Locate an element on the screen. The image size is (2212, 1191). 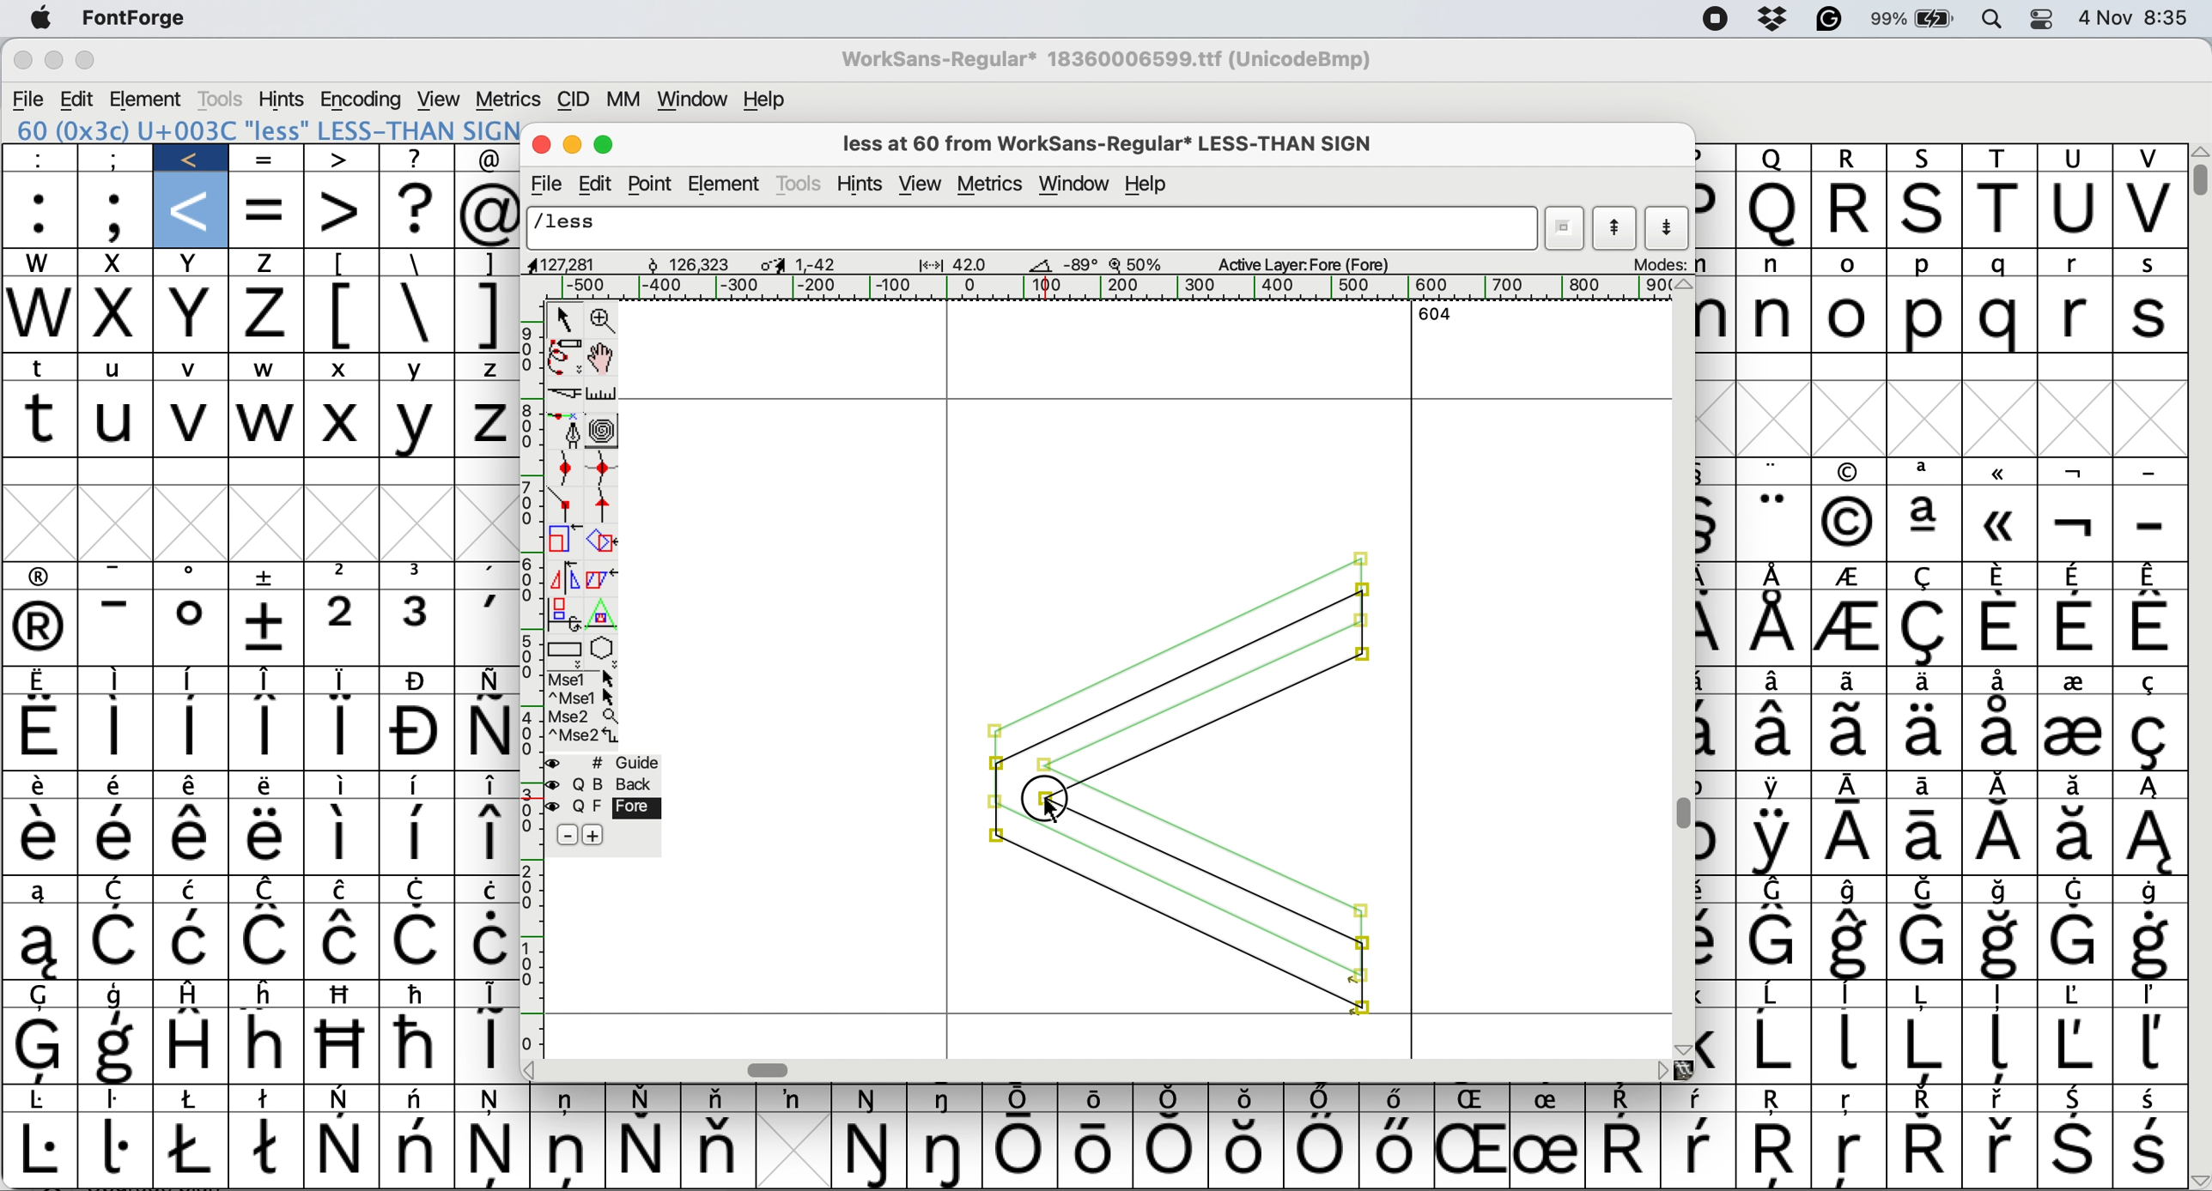
Symbol is located at coordinates (115, 943).